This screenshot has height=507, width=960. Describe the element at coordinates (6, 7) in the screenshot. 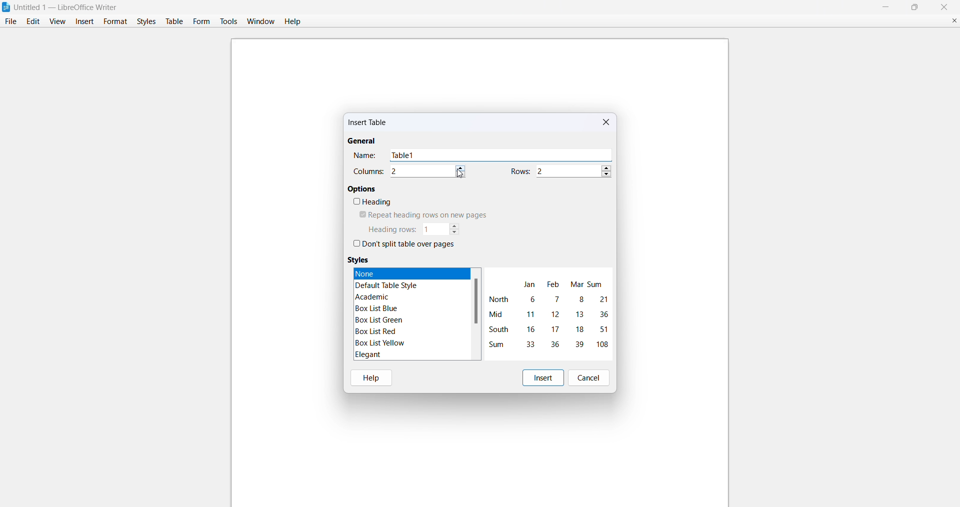

I see `libreofficewriter logo` at that location.